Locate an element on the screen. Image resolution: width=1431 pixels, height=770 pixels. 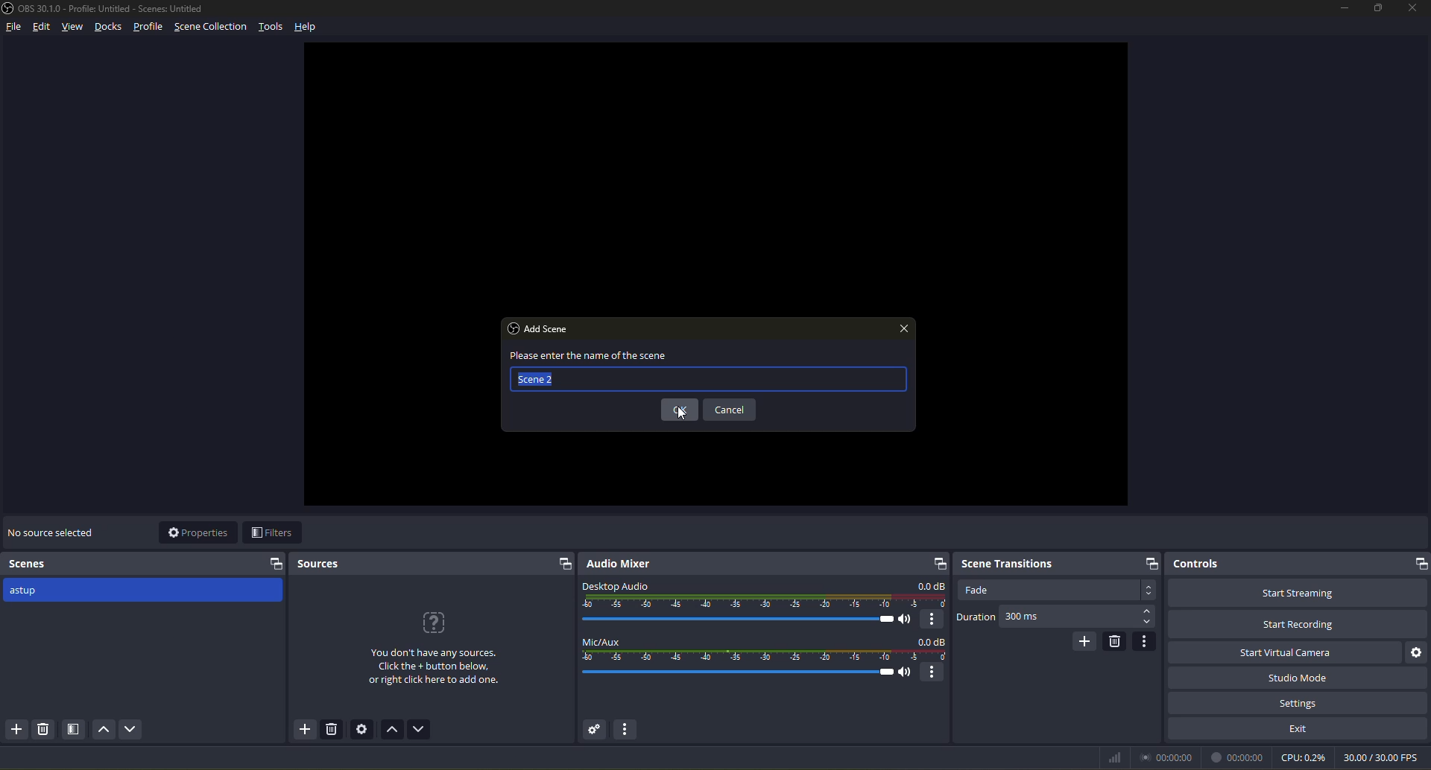
expand is located at coordinates (276, 564).